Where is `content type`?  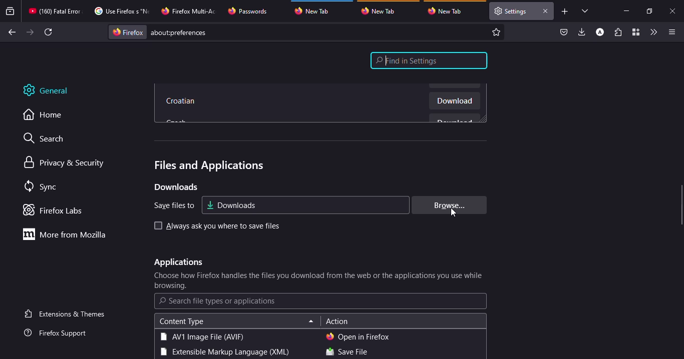 content type is located at coordinates (181, 321).